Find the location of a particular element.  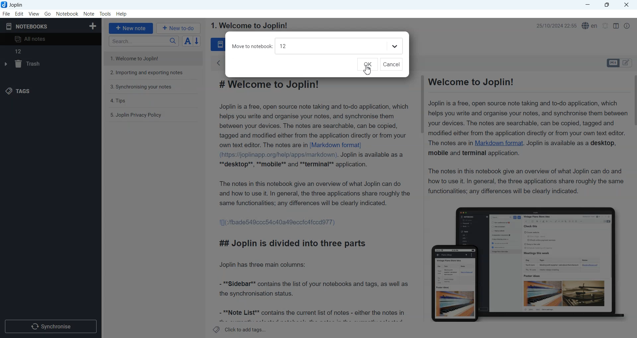

Toggle editors is located at coordinates (612, 63).